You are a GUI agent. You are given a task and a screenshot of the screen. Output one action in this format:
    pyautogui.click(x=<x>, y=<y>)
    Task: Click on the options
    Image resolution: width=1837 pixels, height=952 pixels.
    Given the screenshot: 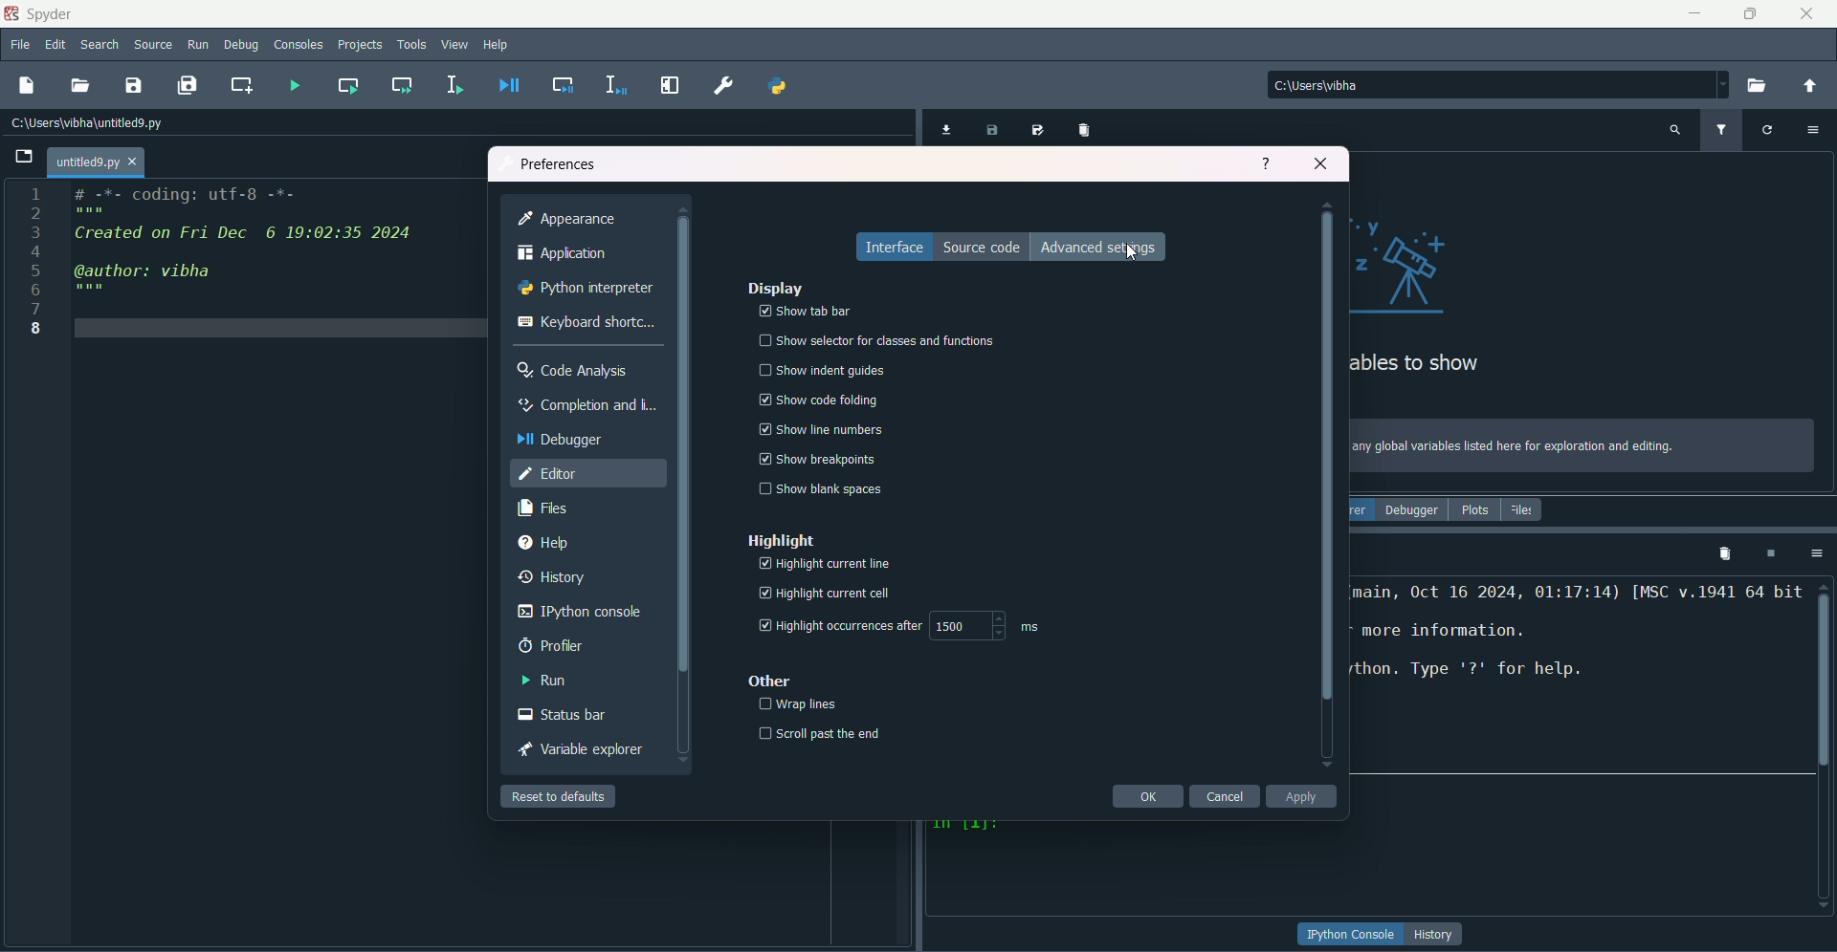 What is the action you would take?
    pyautogui.click(x=1816, y=128)
    